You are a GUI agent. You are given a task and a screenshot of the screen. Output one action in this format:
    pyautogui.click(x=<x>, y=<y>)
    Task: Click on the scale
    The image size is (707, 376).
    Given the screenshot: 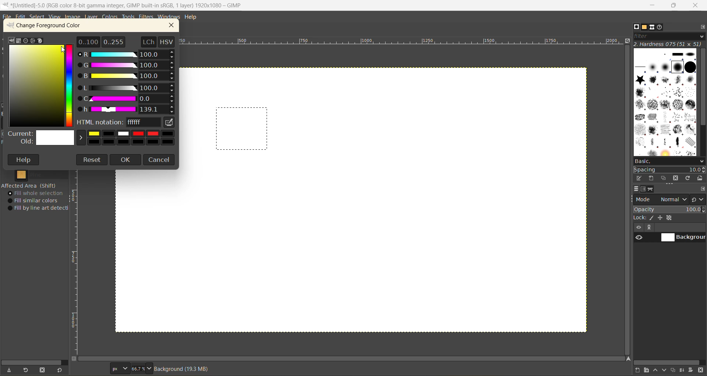 What is the action you would take?
    pyautogui.click(x=76, y=263)
    